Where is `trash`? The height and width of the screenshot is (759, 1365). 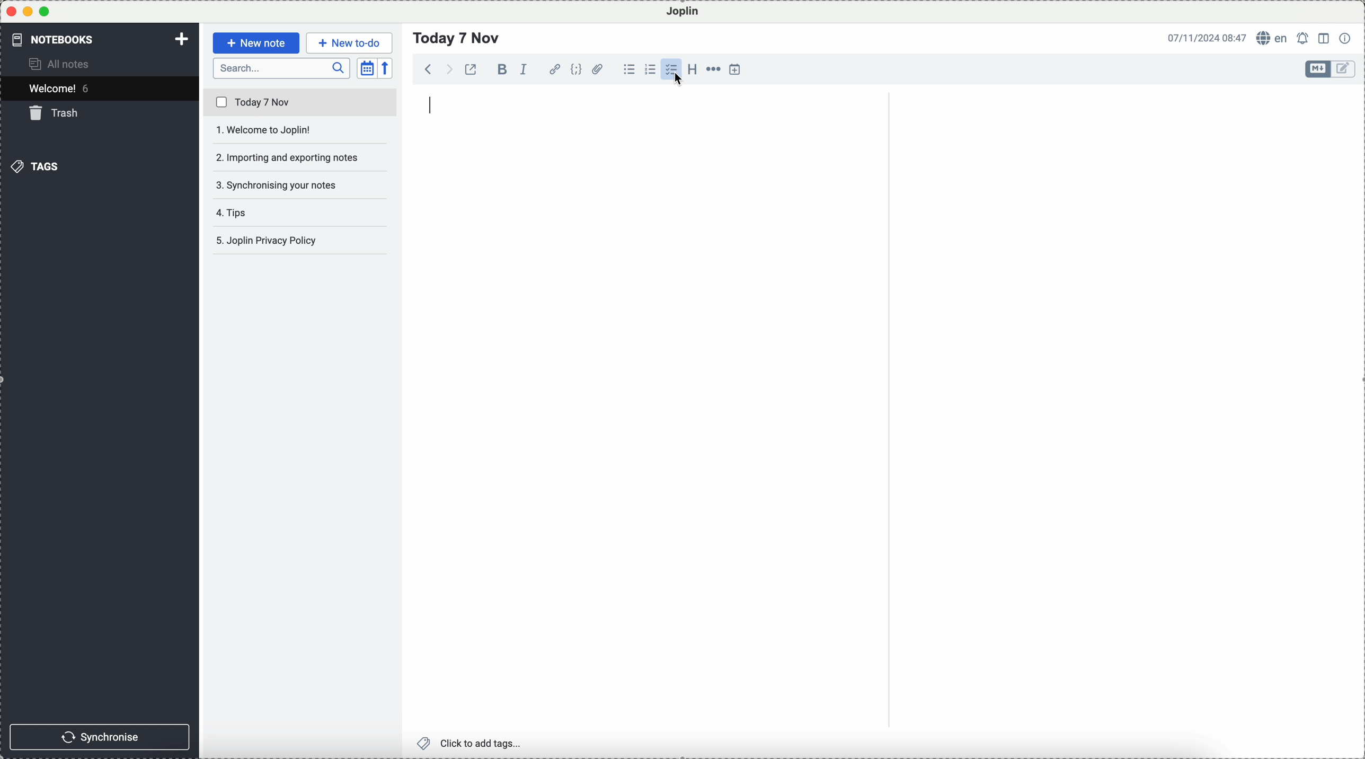 trash is located at coordinates (56, 113).